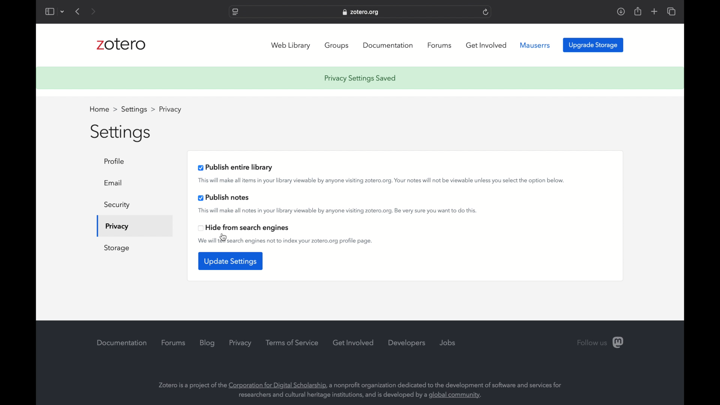 The width and height of the screenshot is (720, 405). I want to click on home, so click(101, 108).